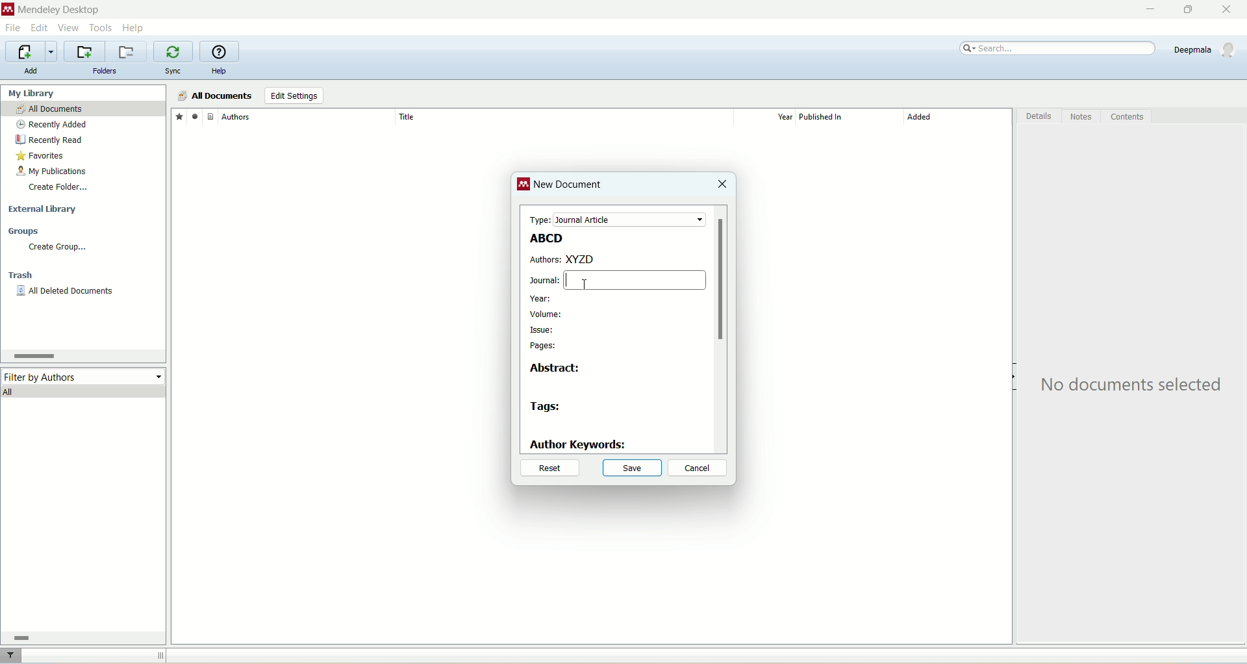 This screenshot has width=1247, height=664. I want to click on help, so click(219, 72).